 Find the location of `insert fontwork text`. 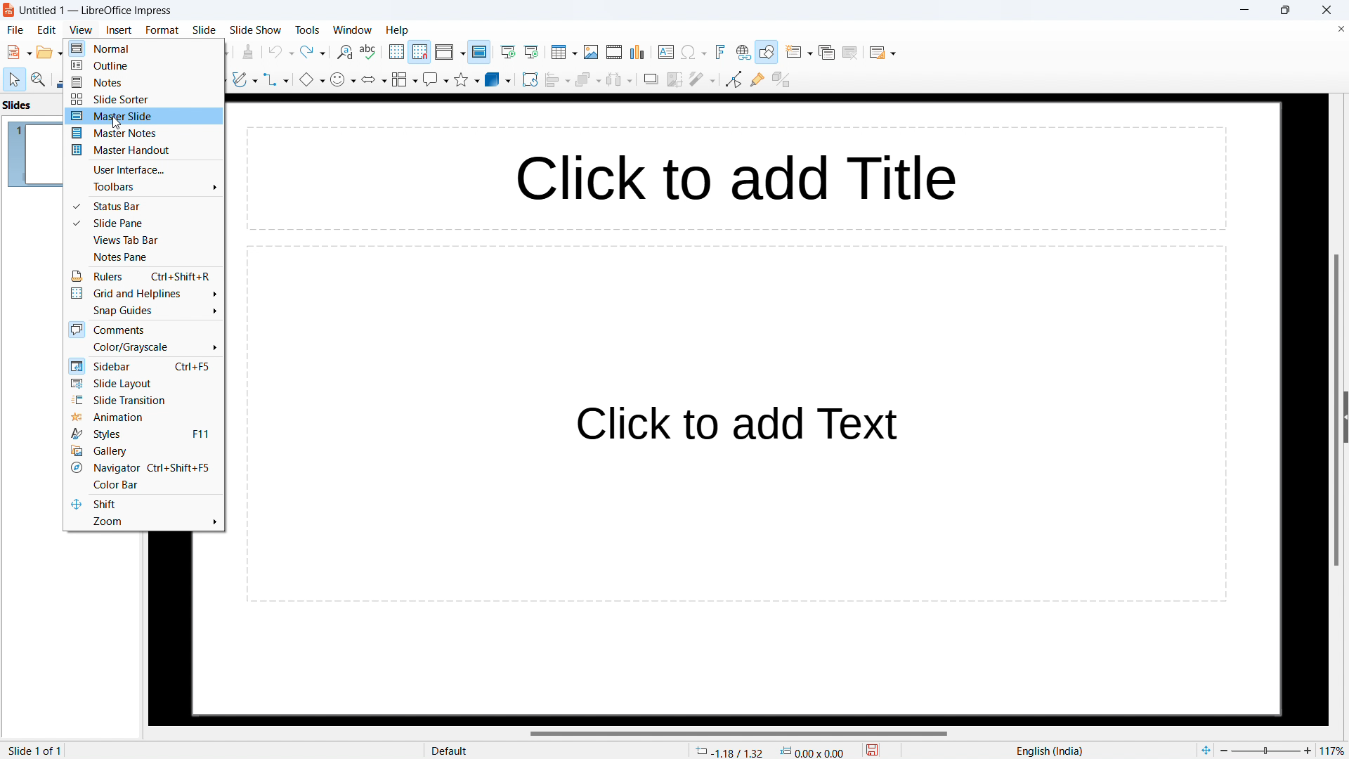

insert fontwork text is located at coordinates (720, 52).